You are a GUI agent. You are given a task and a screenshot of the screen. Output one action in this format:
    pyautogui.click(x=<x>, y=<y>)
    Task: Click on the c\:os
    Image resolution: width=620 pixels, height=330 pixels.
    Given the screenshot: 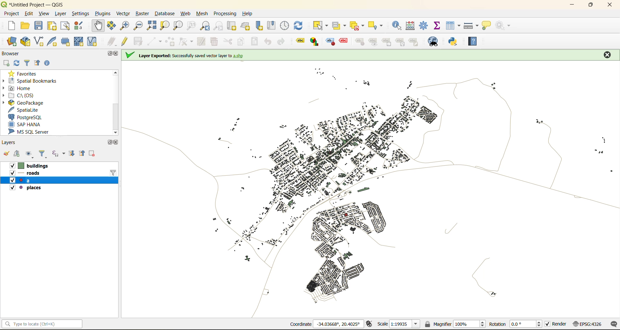 What is the action you would take?
    pyautogui.click(x=26, y=95)
    